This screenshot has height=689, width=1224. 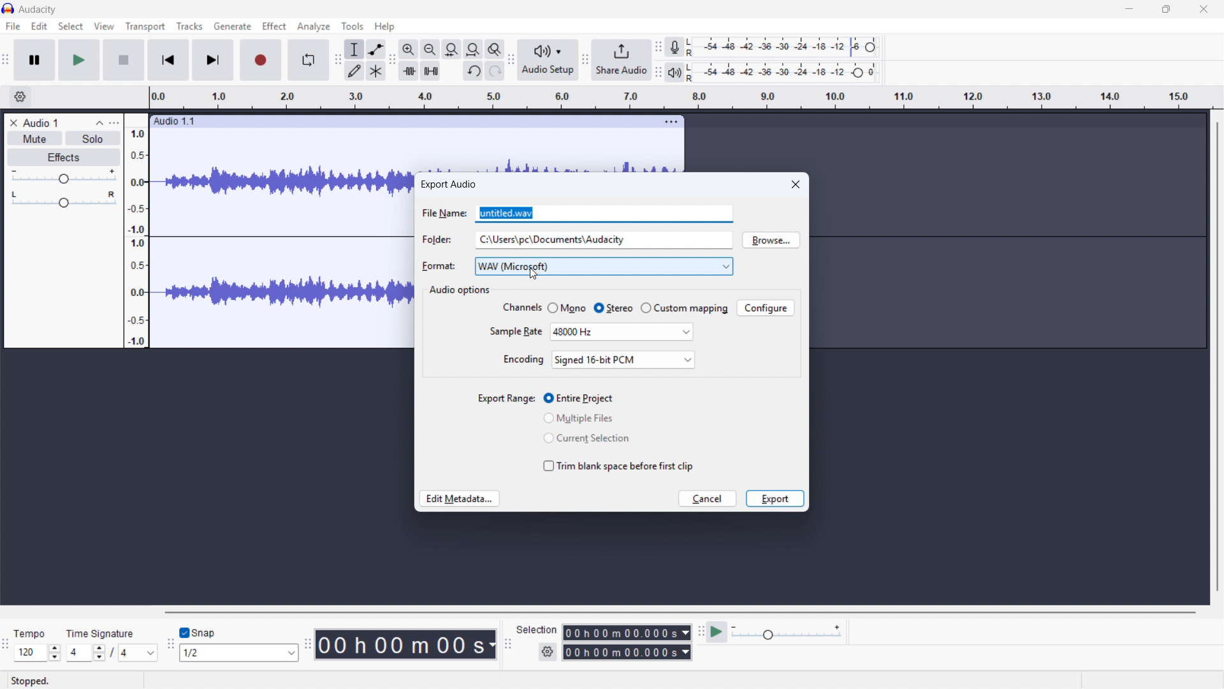 I want to click on Fit selection to width, so click(x=452, y=48).